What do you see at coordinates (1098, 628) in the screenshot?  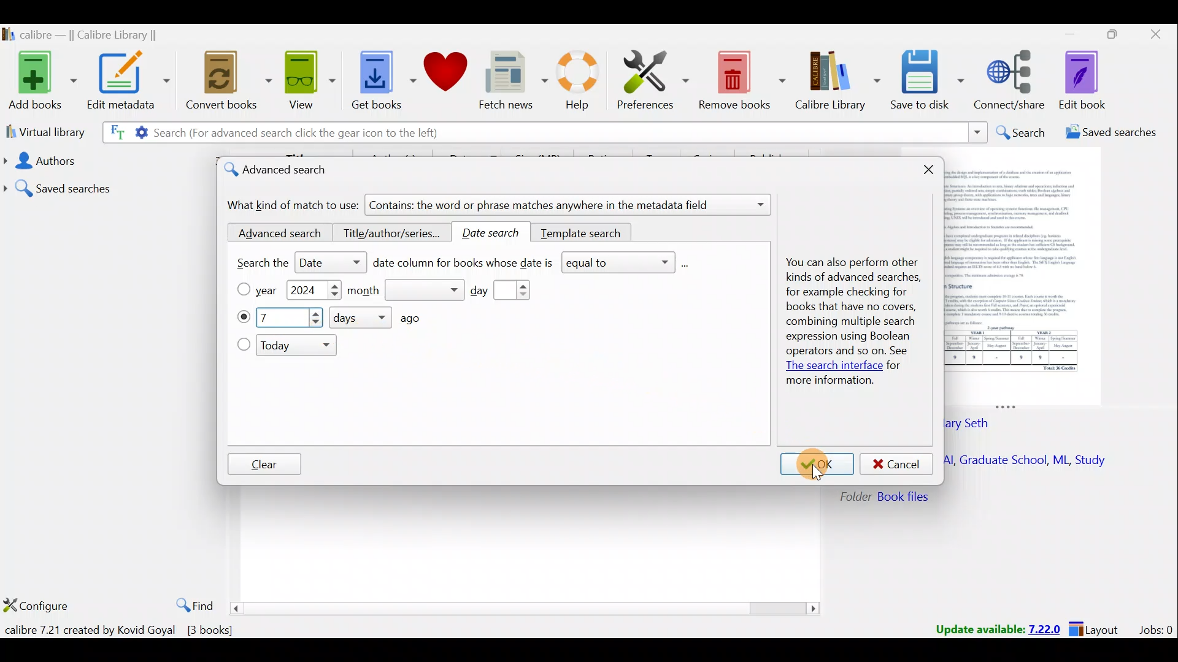 I see `Layout` at bounding box center [1098, 628].